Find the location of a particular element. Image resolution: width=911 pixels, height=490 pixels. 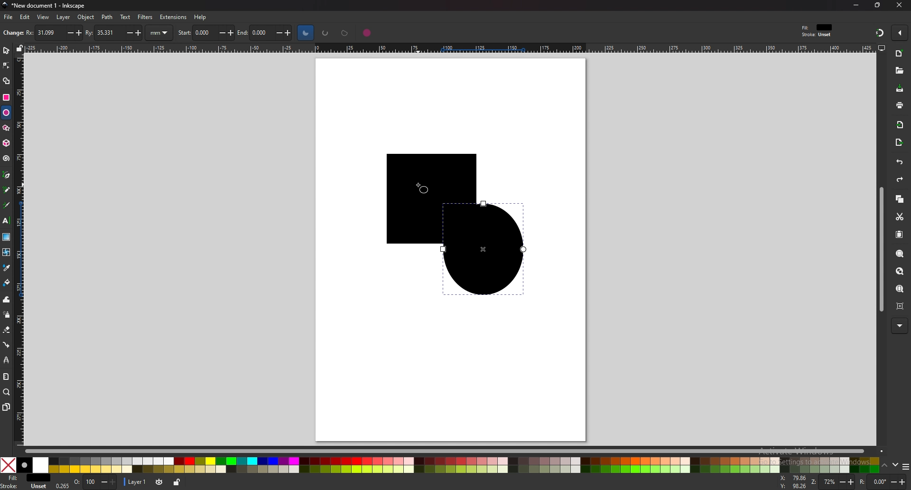

rotate is located at coordinates (882, 482).